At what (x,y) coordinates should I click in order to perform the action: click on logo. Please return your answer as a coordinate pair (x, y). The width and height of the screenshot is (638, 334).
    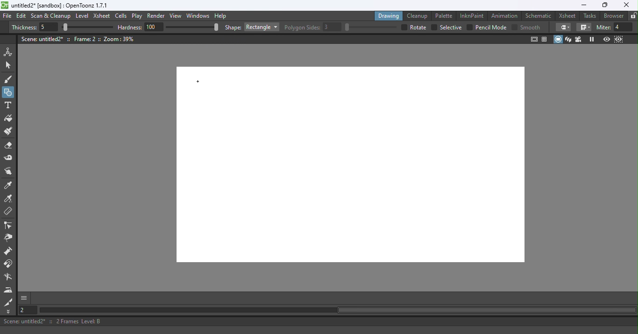
    Looking at the image, I should click on (5, 5).